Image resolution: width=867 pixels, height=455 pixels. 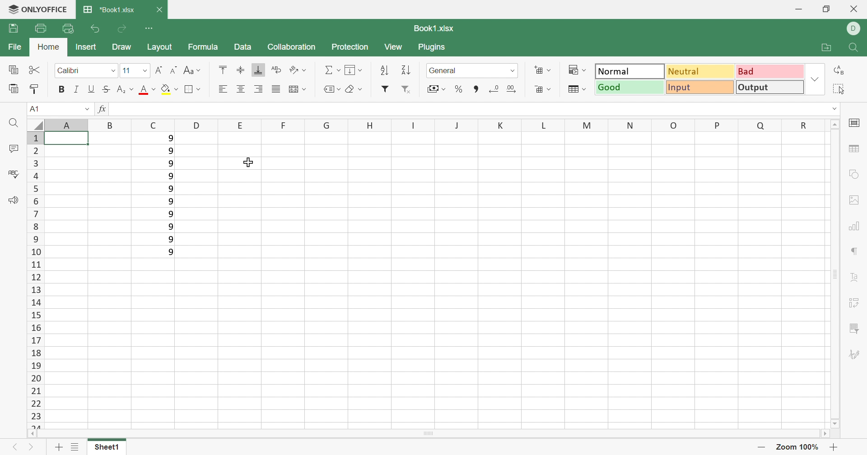 I want to click on table settings, so click(x=856, y=148).